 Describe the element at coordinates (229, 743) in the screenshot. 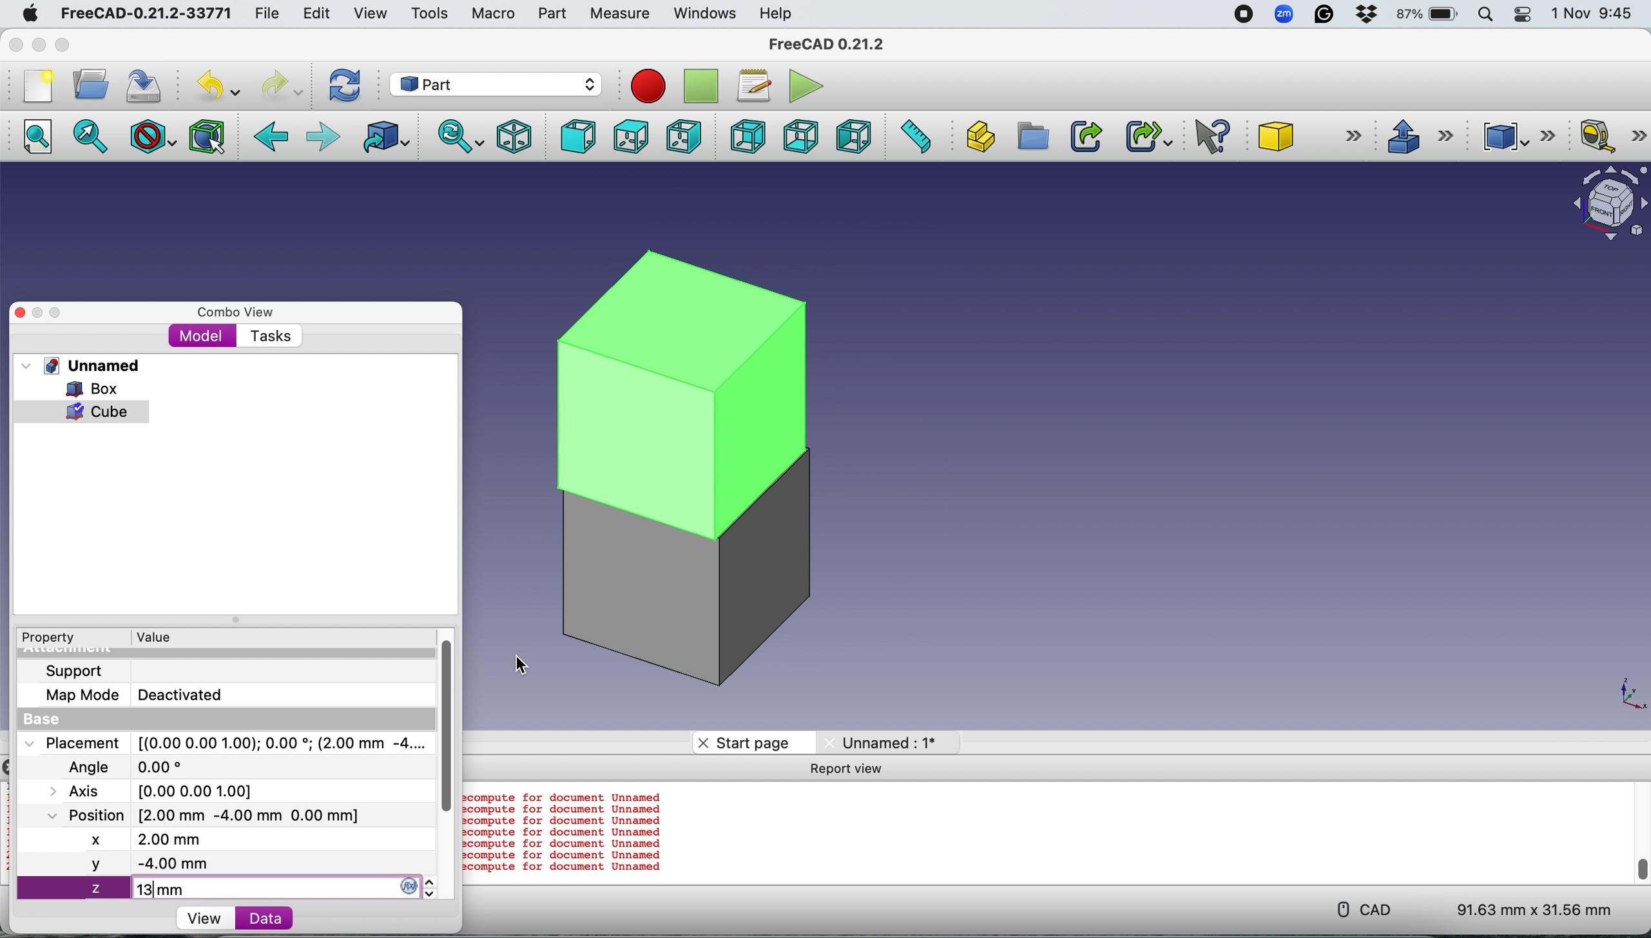

I see `Placement` at that location.